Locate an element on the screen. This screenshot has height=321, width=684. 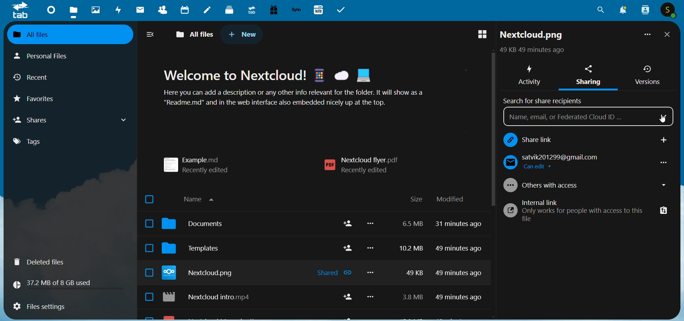
share is located at coordinates (348, 236).